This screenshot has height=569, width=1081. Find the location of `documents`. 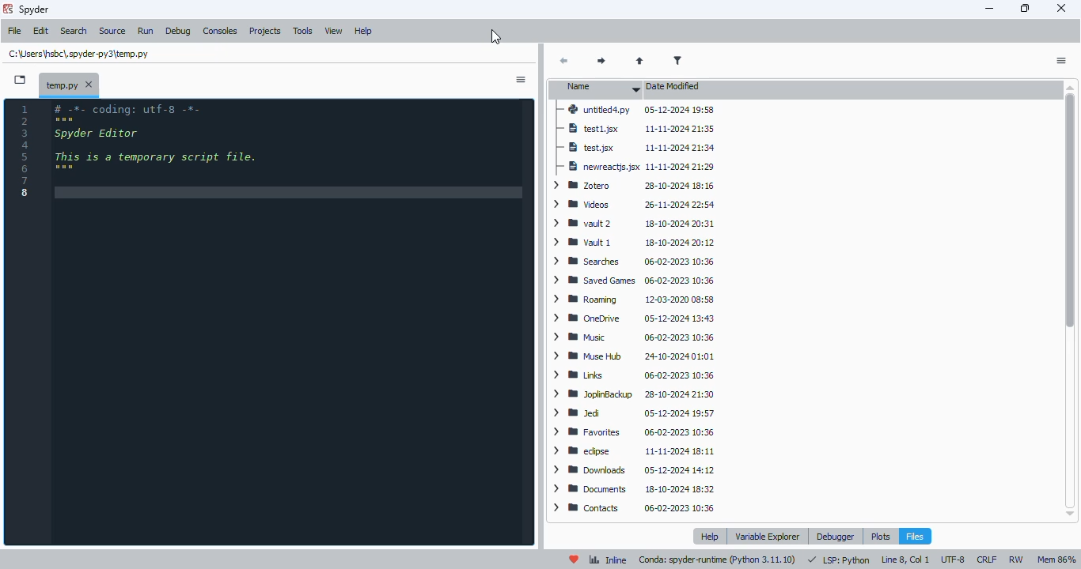

documents is located at coordinates (633, 489).